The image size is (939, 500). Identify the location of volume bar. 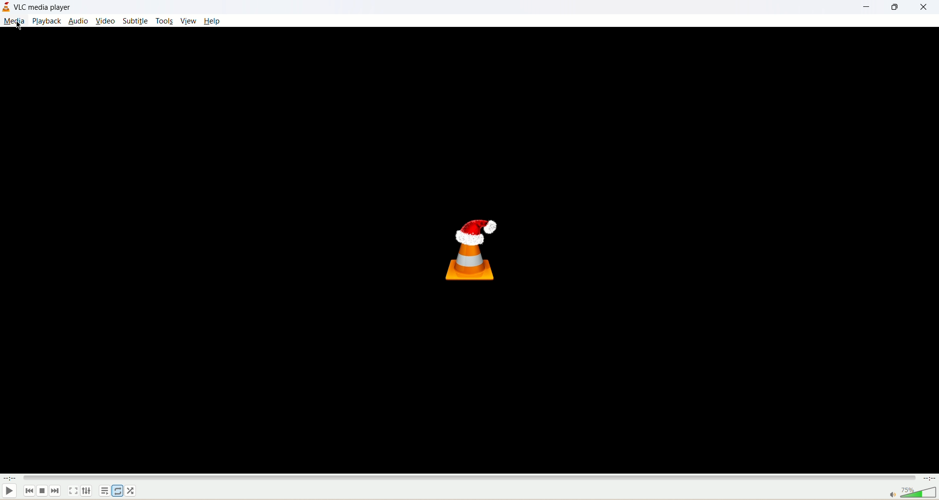
(907, 493).